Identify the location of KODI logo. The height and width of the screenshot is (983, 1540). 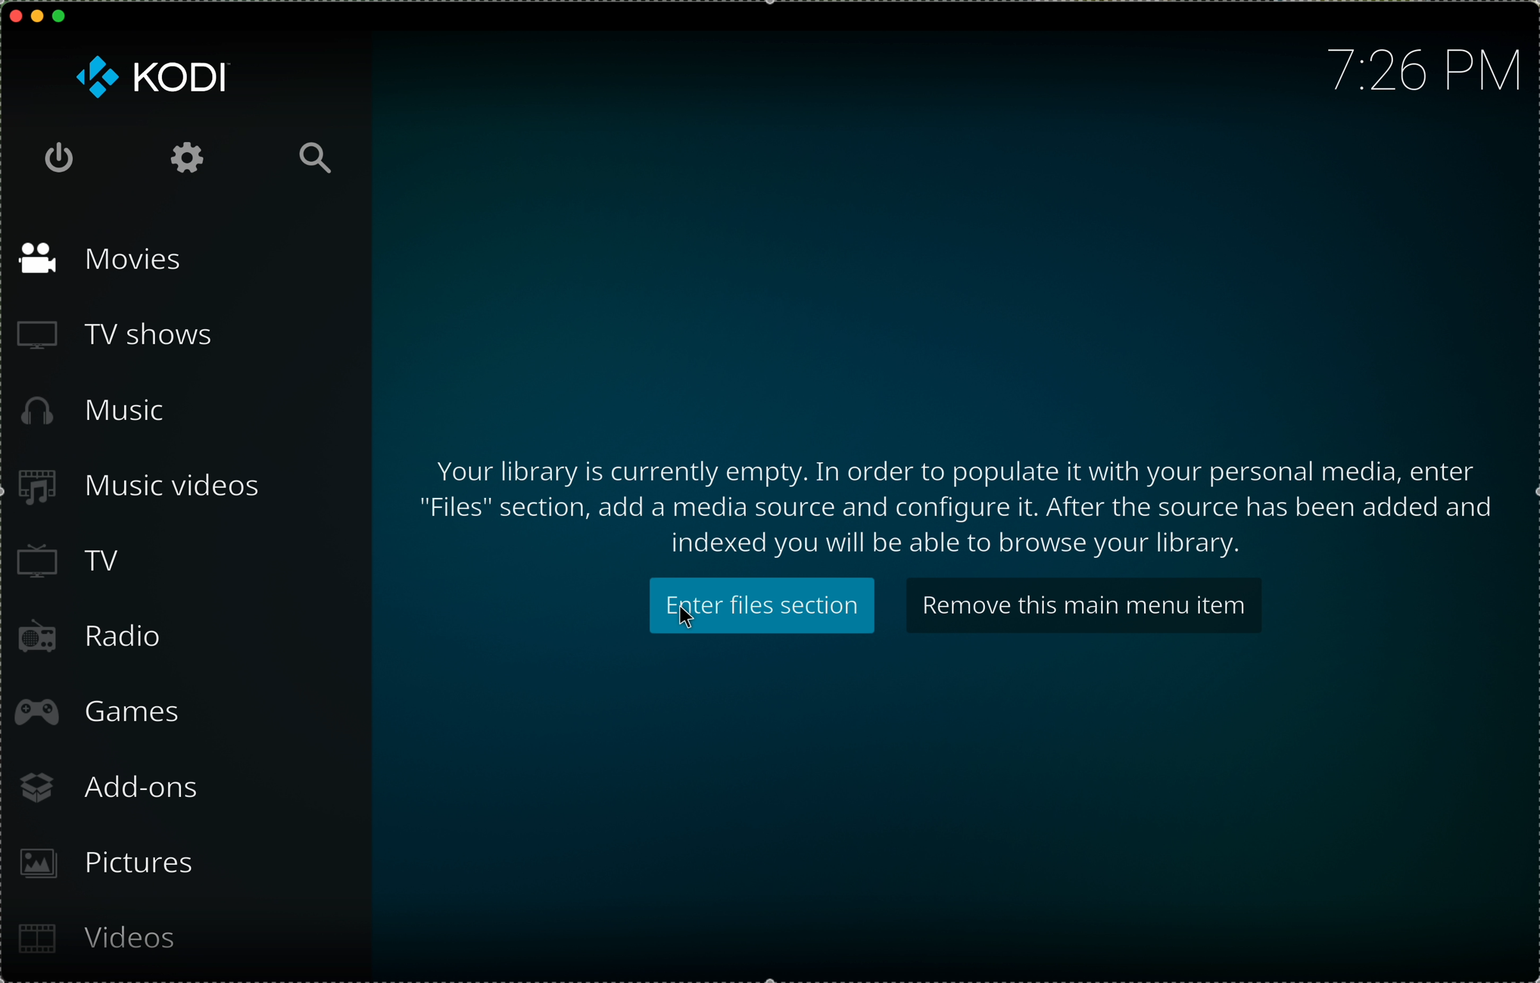
(151, 78).